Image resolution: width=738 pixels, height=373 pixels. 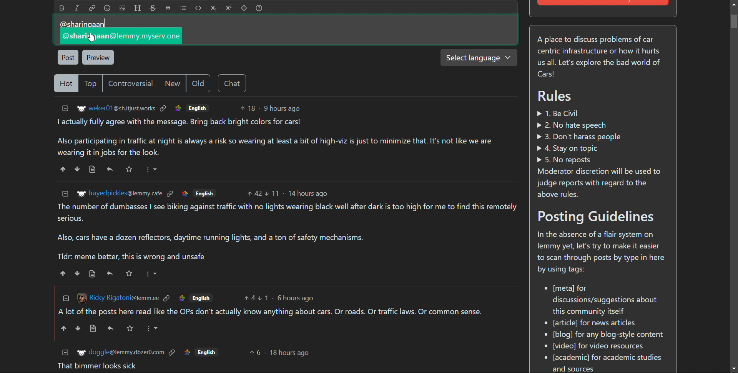 What do you see at coordinates (107, 8) in the screenshot?
I see `emoji` at bounding box center [107, 8].